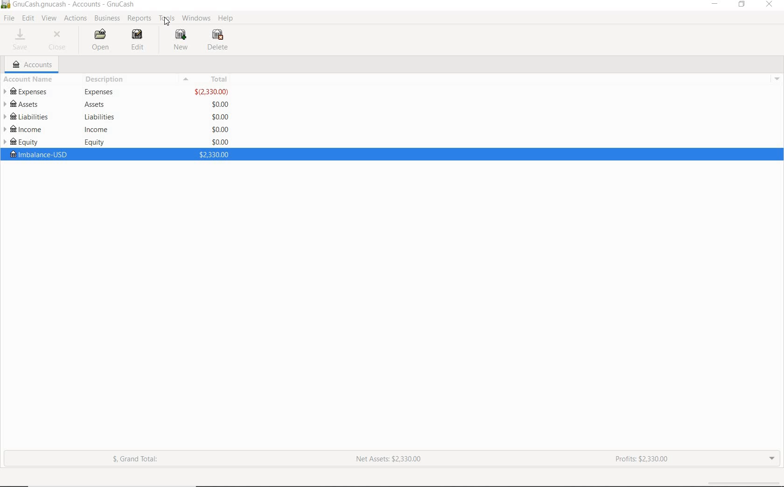 The image size is (784, 487). What do you see at coordinates (103, 41) in the screenshot?
I see `OPEN` at bounding box center [103, 41].